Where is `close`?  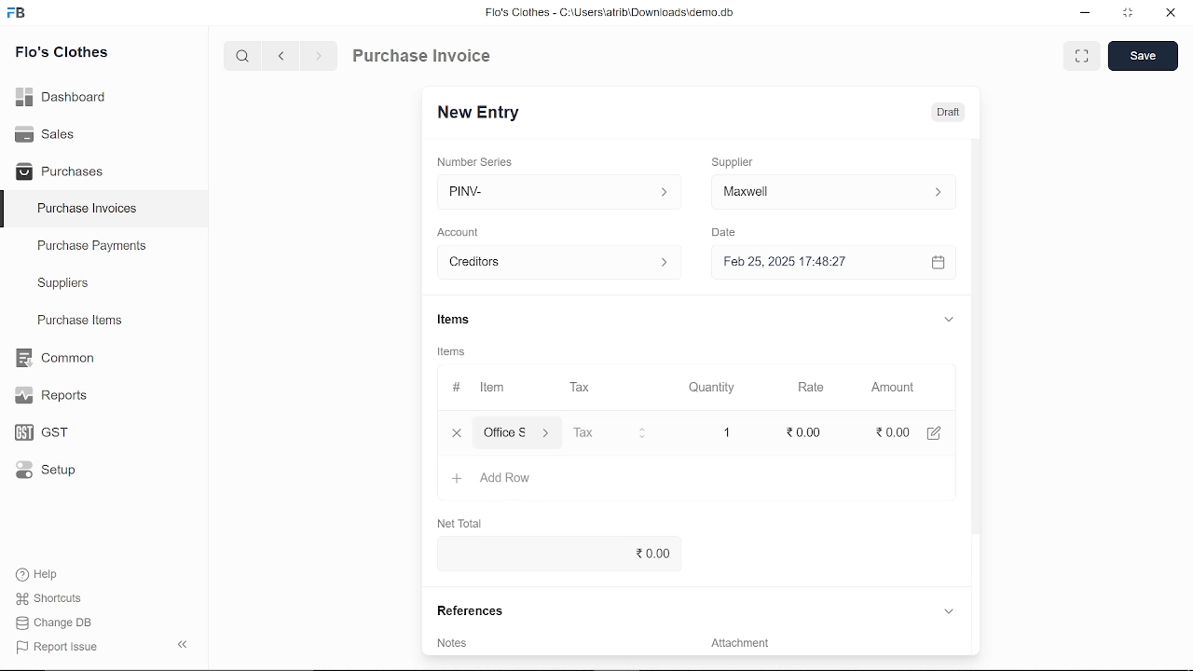
close is located at coordinates (453, 432).